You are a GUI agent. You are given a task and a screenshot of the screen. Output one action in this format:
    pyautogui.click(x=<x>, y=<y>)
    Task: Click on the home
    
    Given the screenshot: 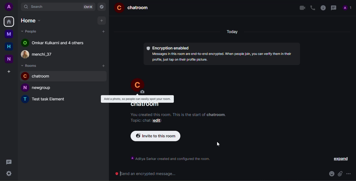 What is the action you would take?
    pyautogui.click(x=9, y=21)
    